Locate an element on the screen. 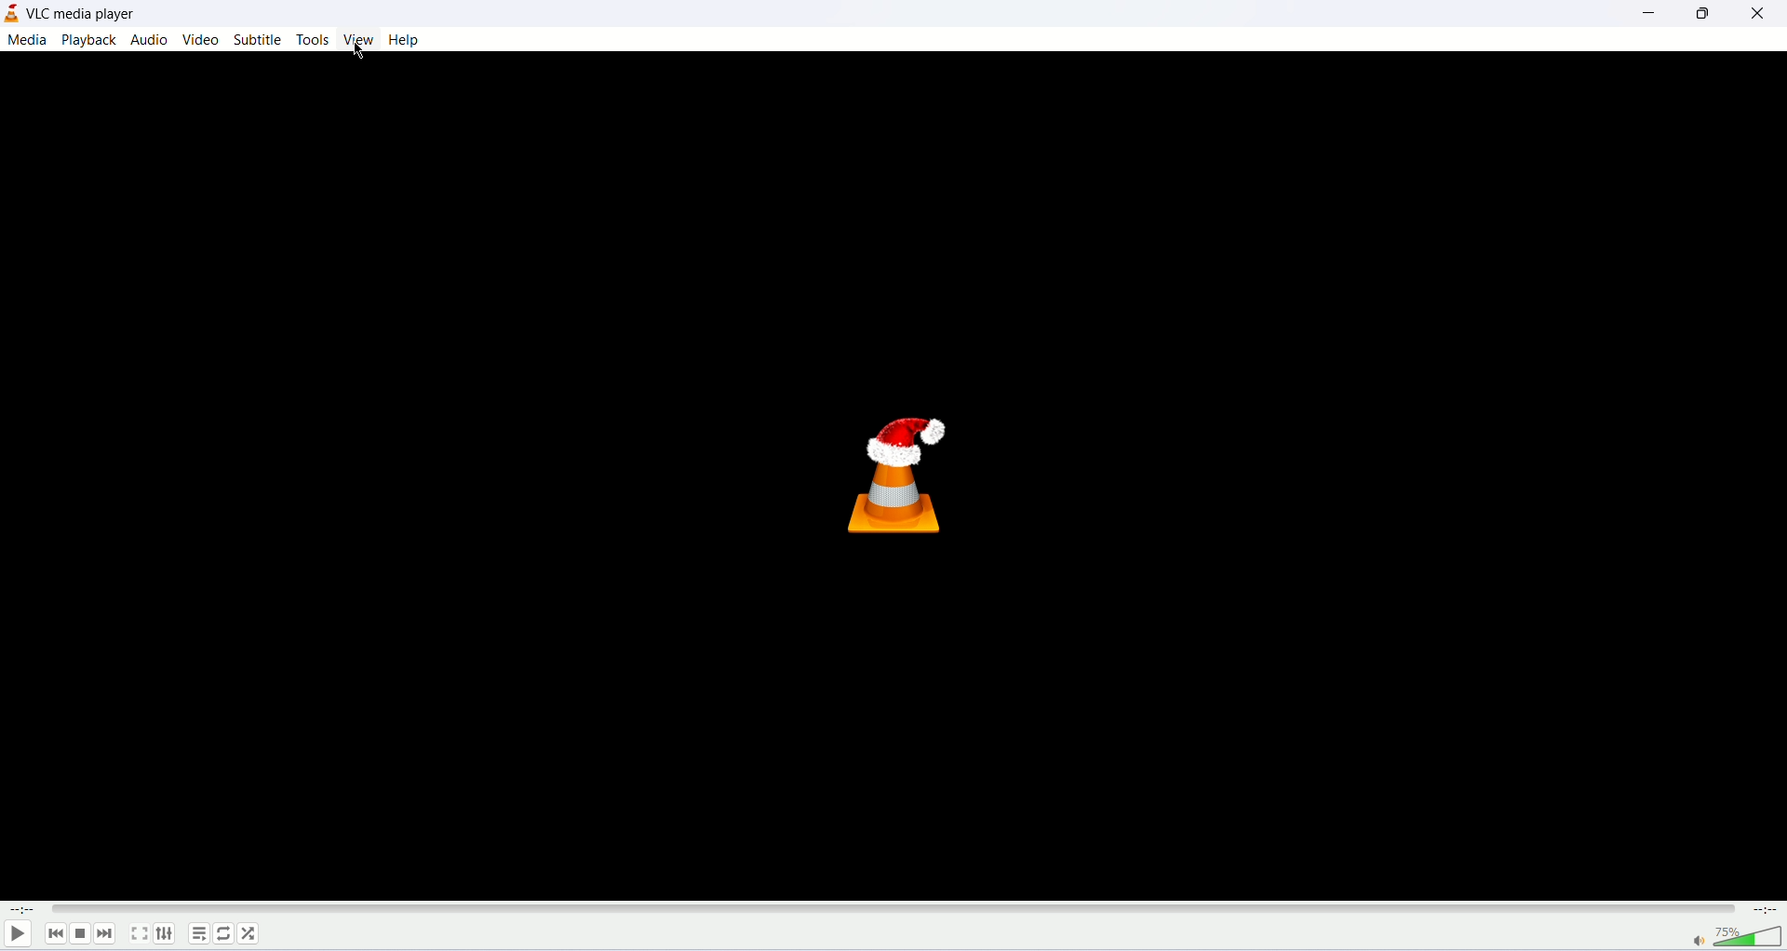 This screenshot has height=951, width=1787. tools is located at coordinates (315, 40).